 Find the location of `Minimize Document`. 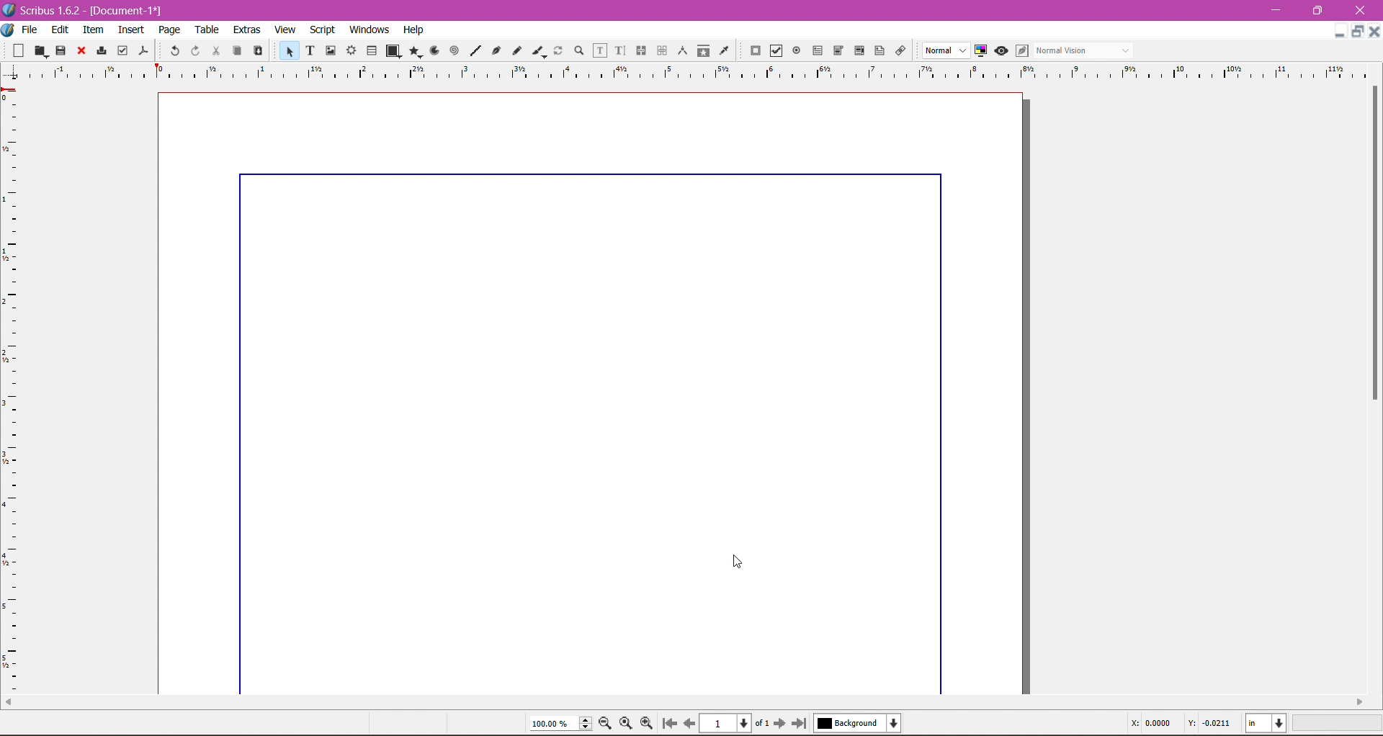

Minimize Document is located at coordinates (1341, 31).